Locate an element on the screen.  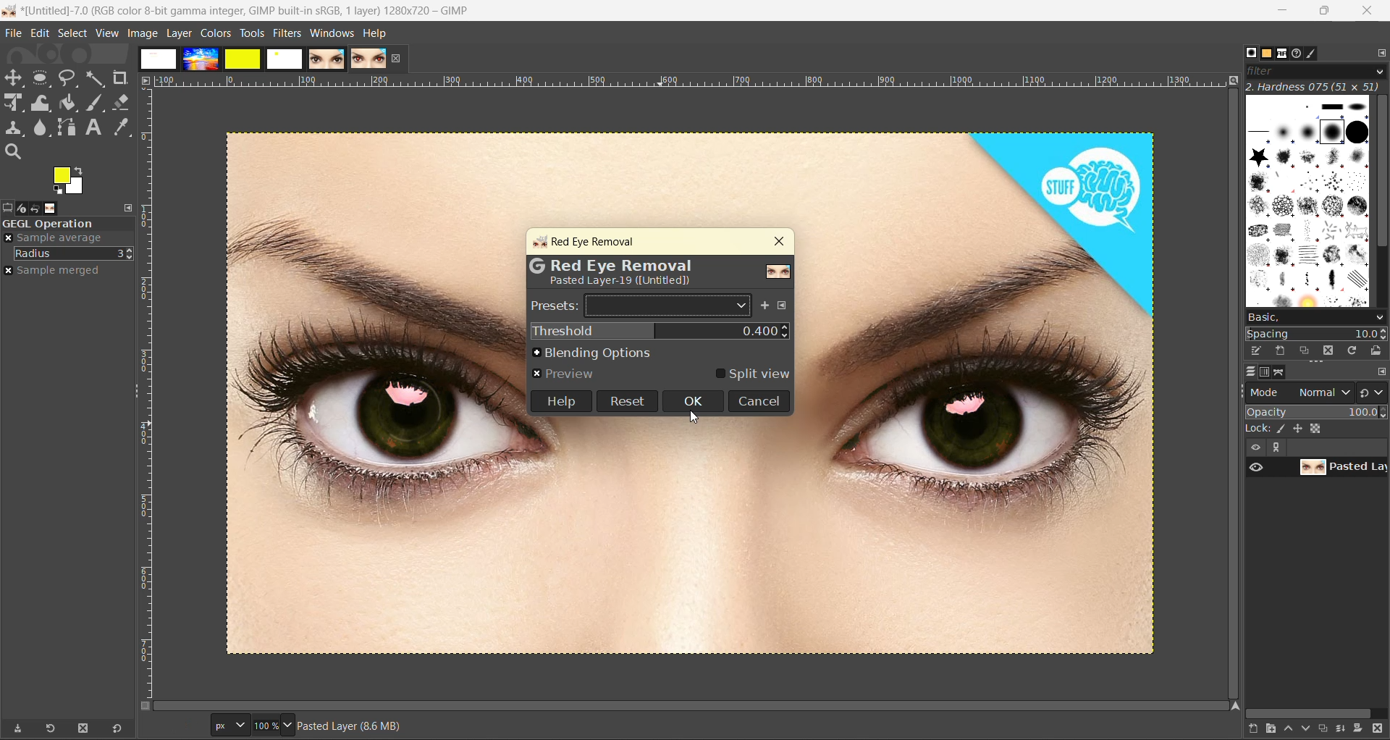
colors is located at coordinates (215, 35).